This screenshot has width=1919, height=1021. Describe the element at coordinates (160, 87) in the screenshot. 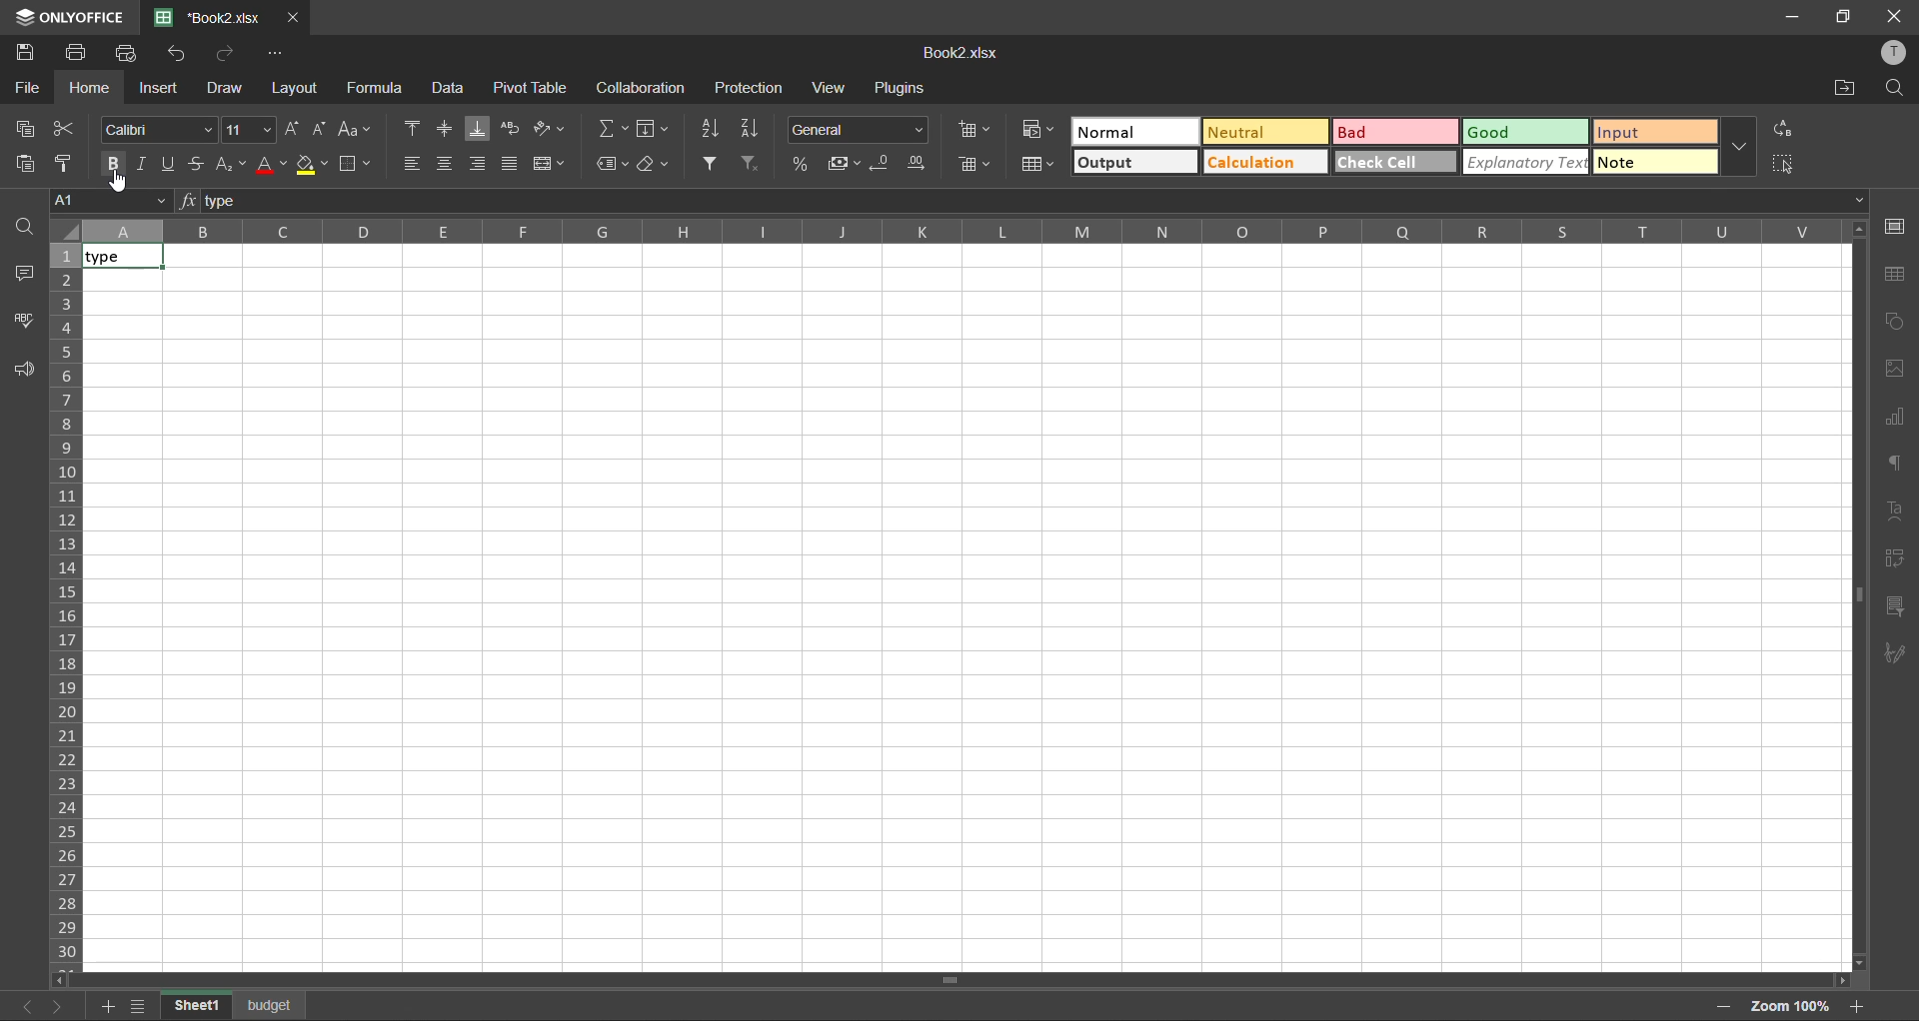

I see `insert` at that location.